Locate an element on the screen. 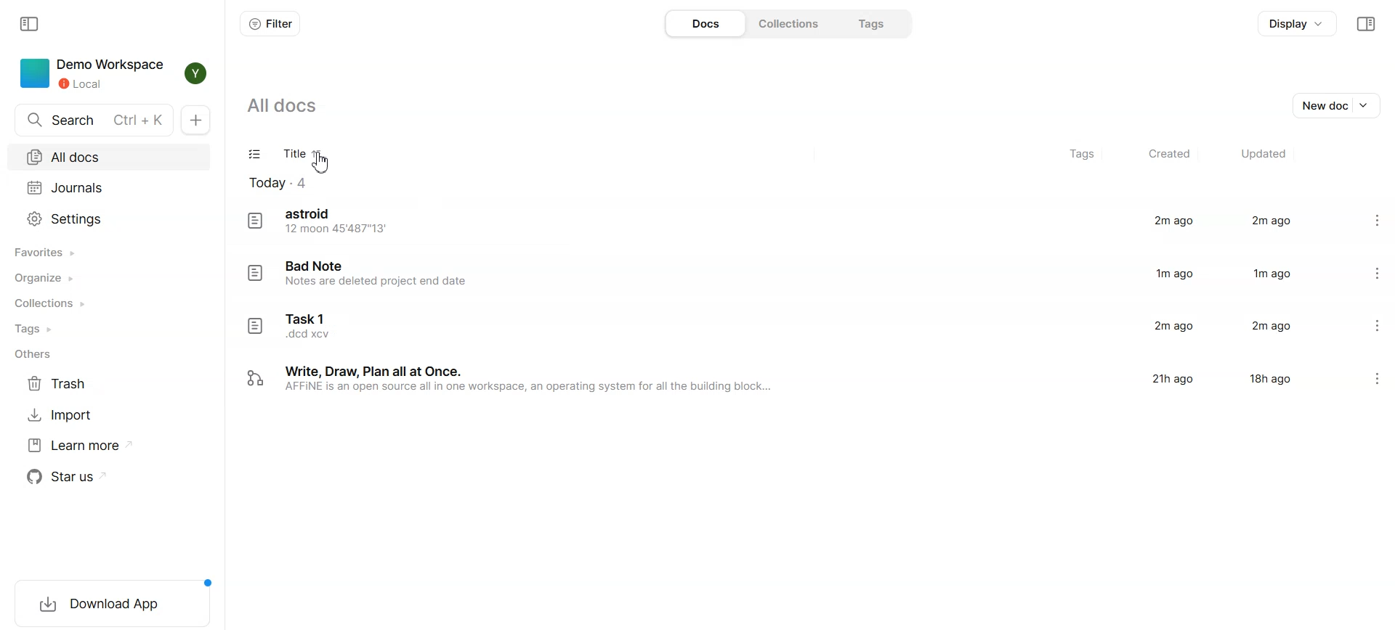 This screenshot has height=630, width=1395. astroid is located at coordinates (313, 213).